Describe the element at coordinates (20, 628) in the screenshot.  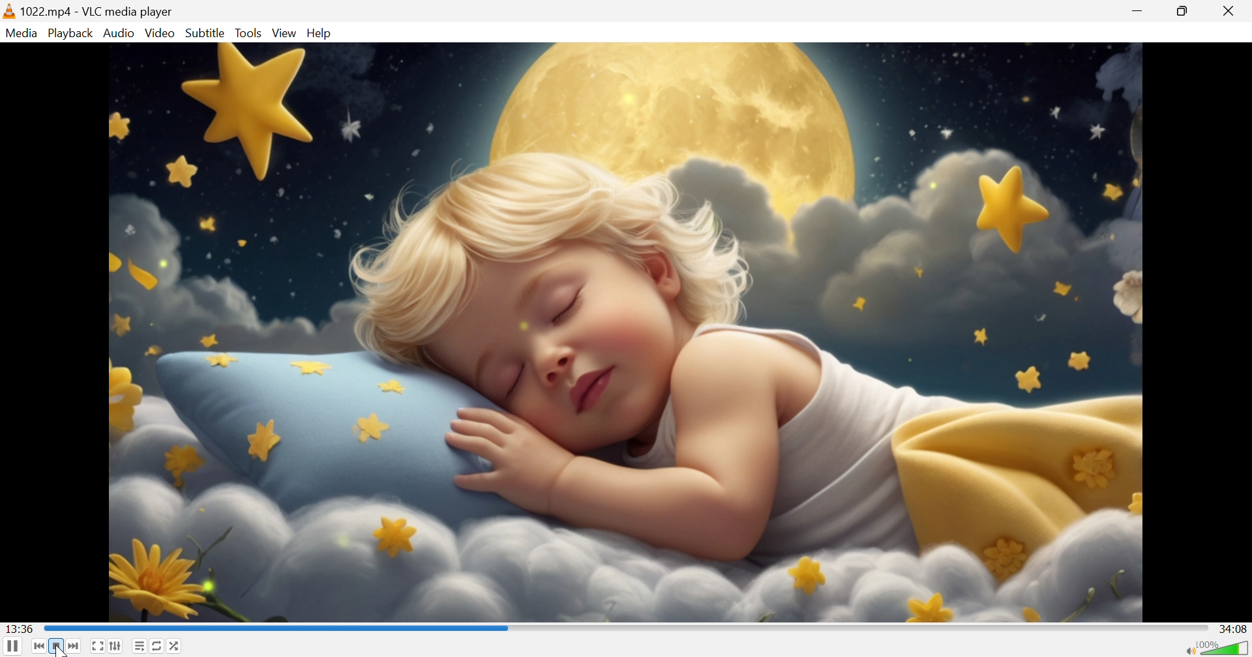
I see `13:36` at that location.